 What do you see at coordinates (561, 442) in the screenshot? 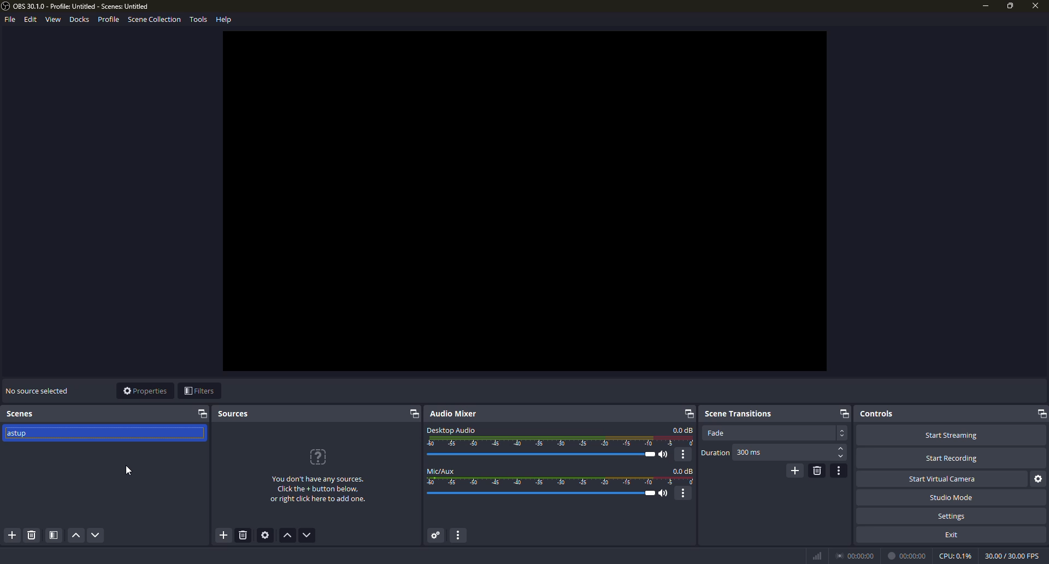
I see `audio range` at bounding box center [561, 442].